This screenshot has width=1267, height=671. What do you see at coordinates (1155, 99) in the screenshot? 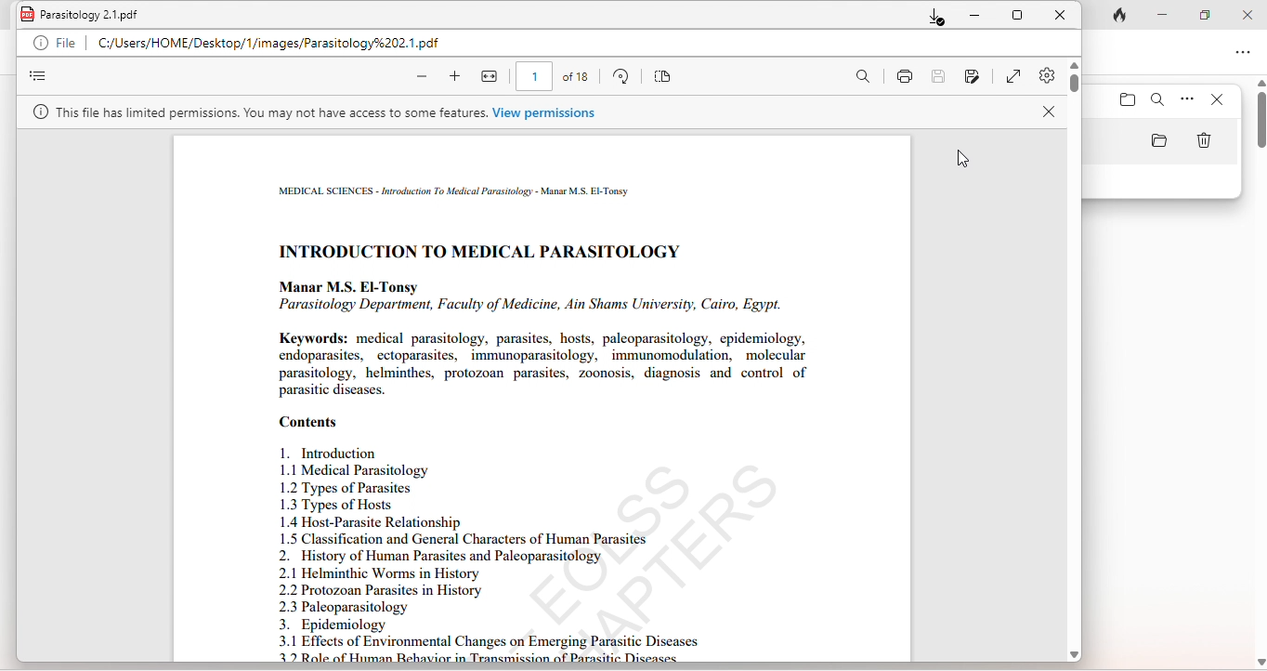
I see `search` at bounding box center [1155, 99].